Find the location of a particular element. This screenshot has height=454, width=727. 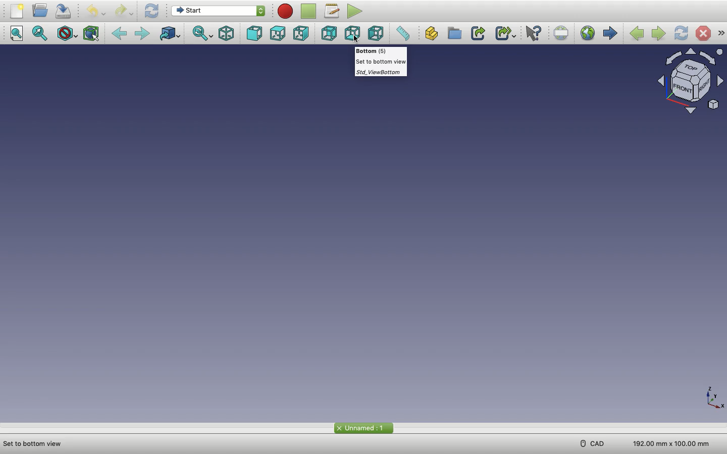

Set URL is located at coordinates (562, 33).